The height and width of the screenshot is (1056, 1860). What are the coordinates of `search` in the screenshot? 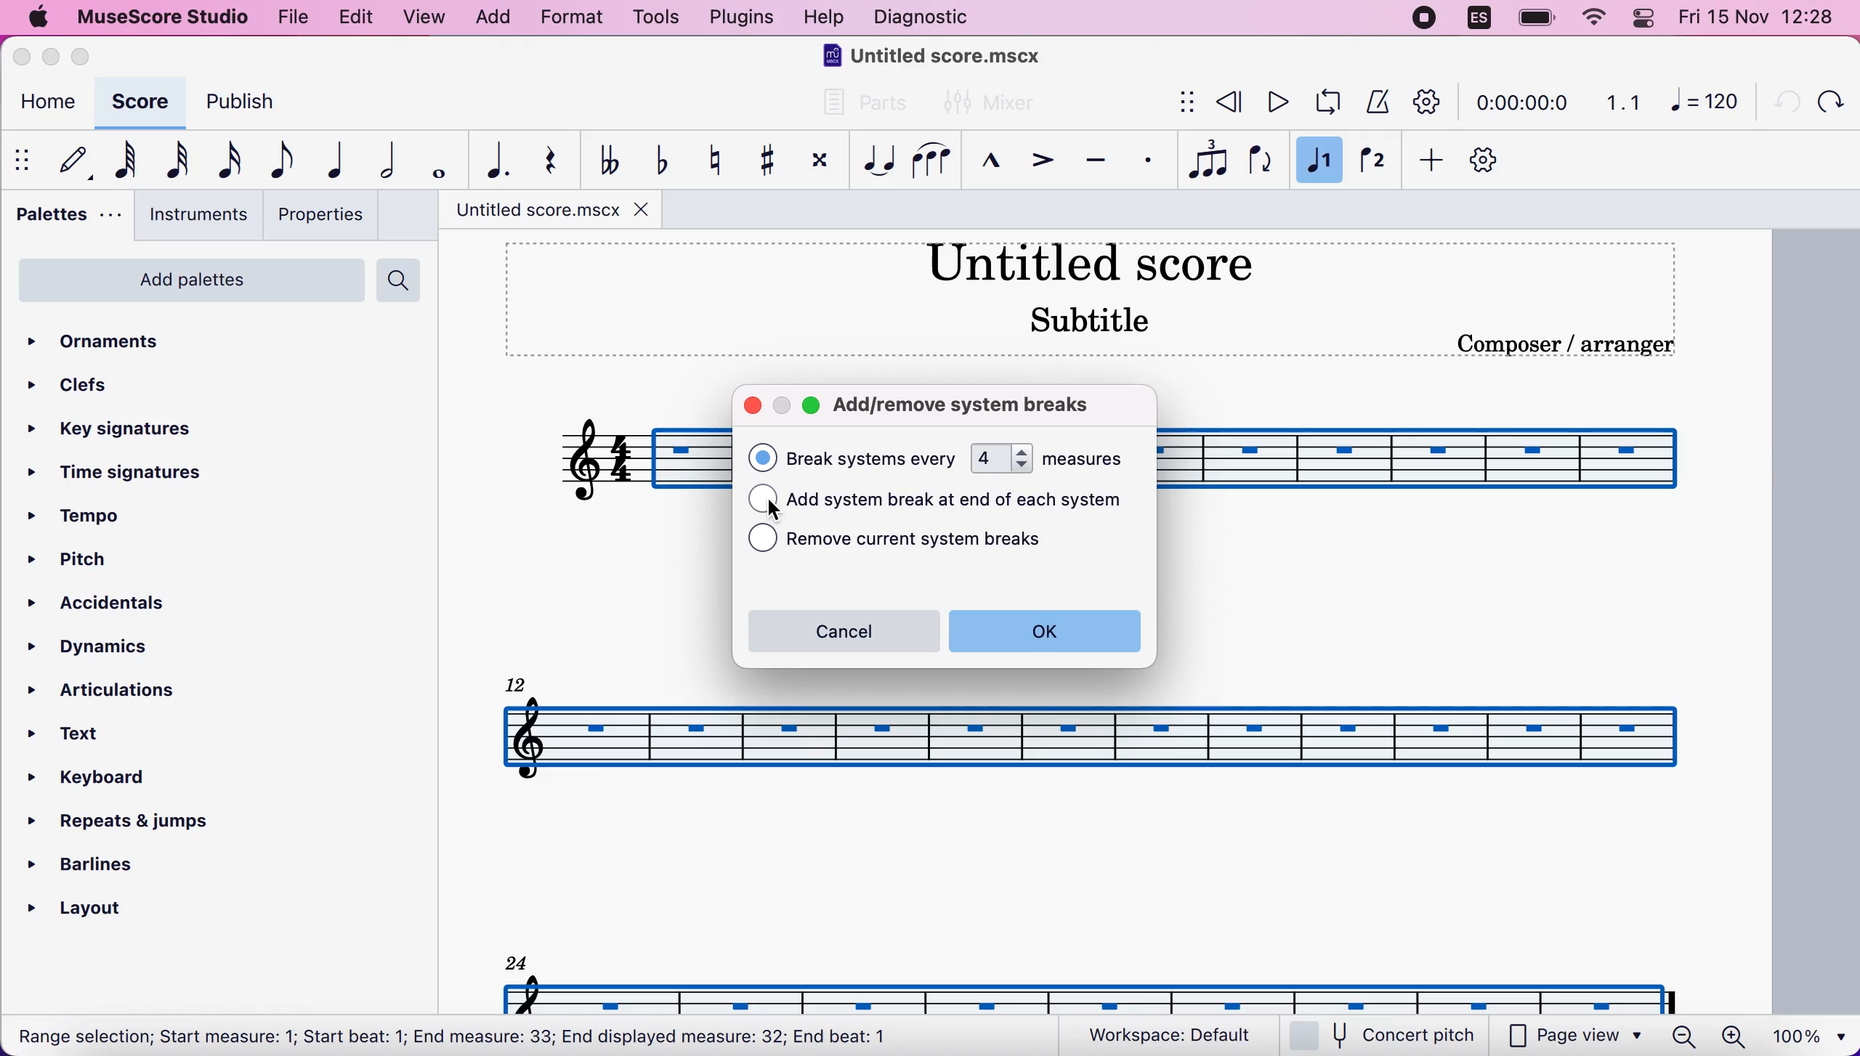 It's located at (403, 280).